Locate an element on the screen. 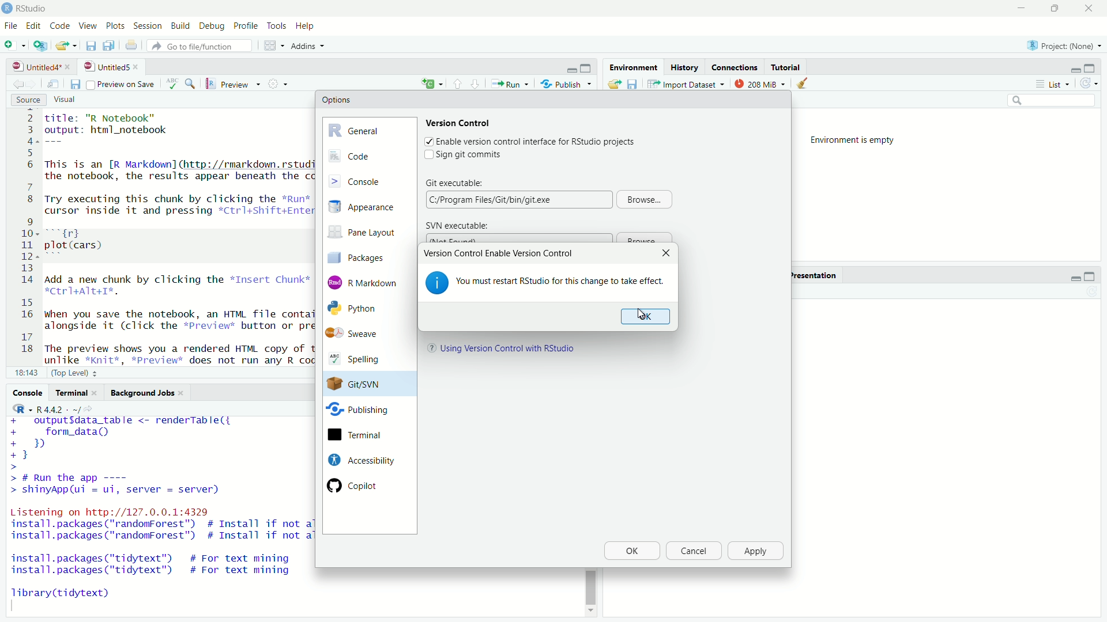 The width and height of the screenshot is (1107, 622). clear object is located at coordinates (800, 84).